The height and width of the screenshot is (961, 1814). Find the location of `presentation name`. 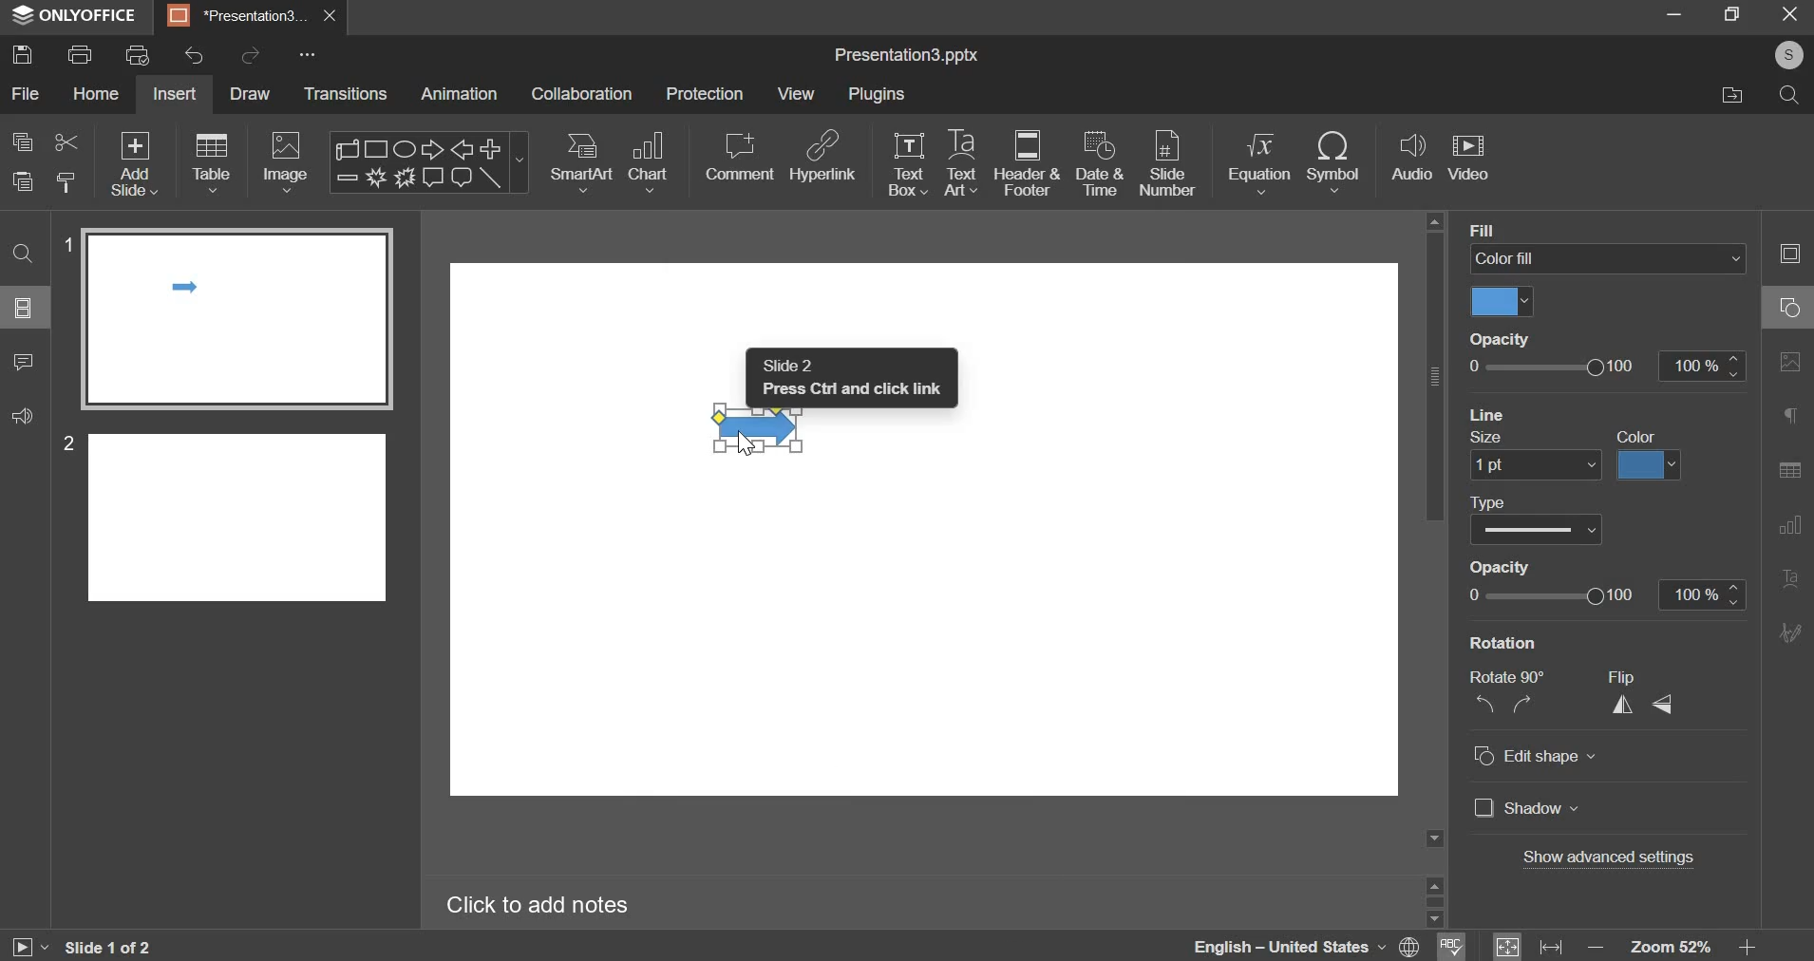

presentation name is located at coordinates (906, 56).